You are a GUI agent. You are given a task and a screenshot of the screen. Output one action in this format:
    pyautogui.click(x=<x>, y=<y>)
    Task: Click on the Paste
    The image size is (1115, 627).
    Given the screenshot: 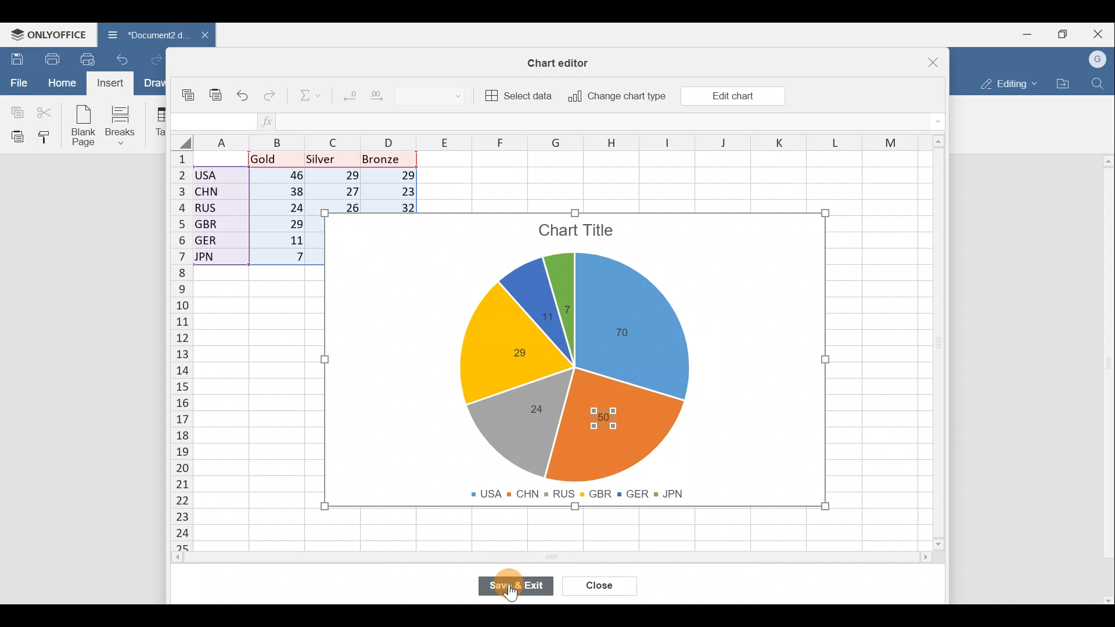 What is the action you would take?
    pyautogui.click(x=15, y=136)
    